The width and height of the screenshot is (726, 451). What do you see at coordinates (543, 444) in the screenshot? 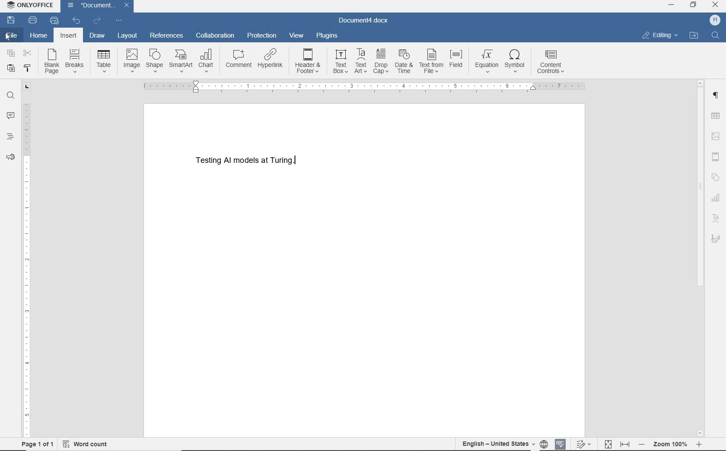
I see `set document language` at bounding box center [543, 444].